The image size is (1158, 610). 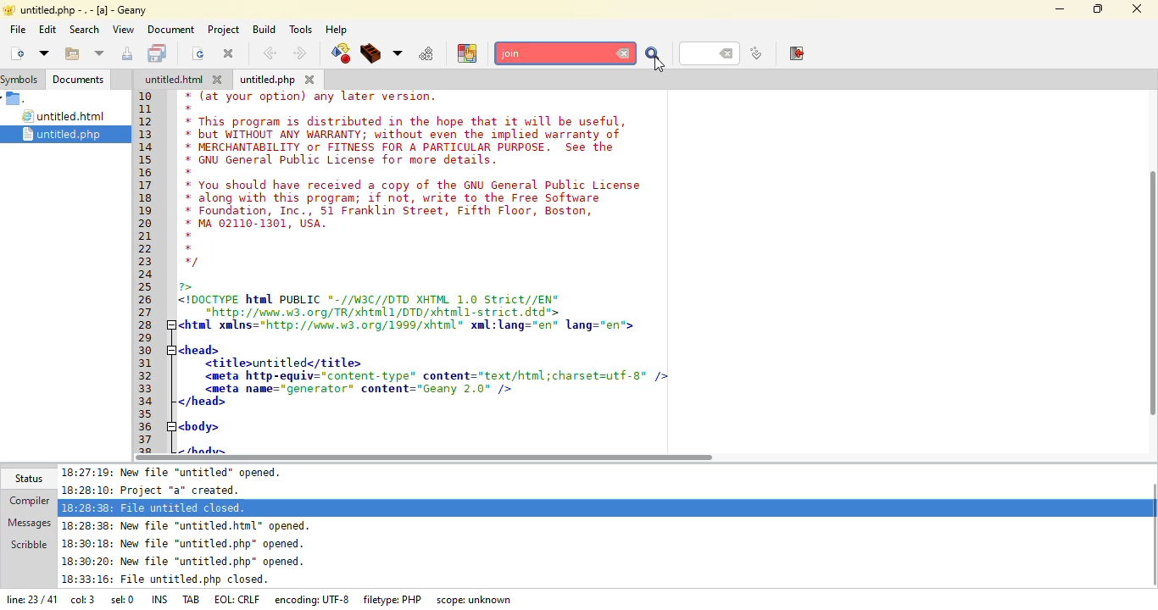 I want to click on * This program is distributed in the hope that it will be usefull, so click(x=404, y=121).